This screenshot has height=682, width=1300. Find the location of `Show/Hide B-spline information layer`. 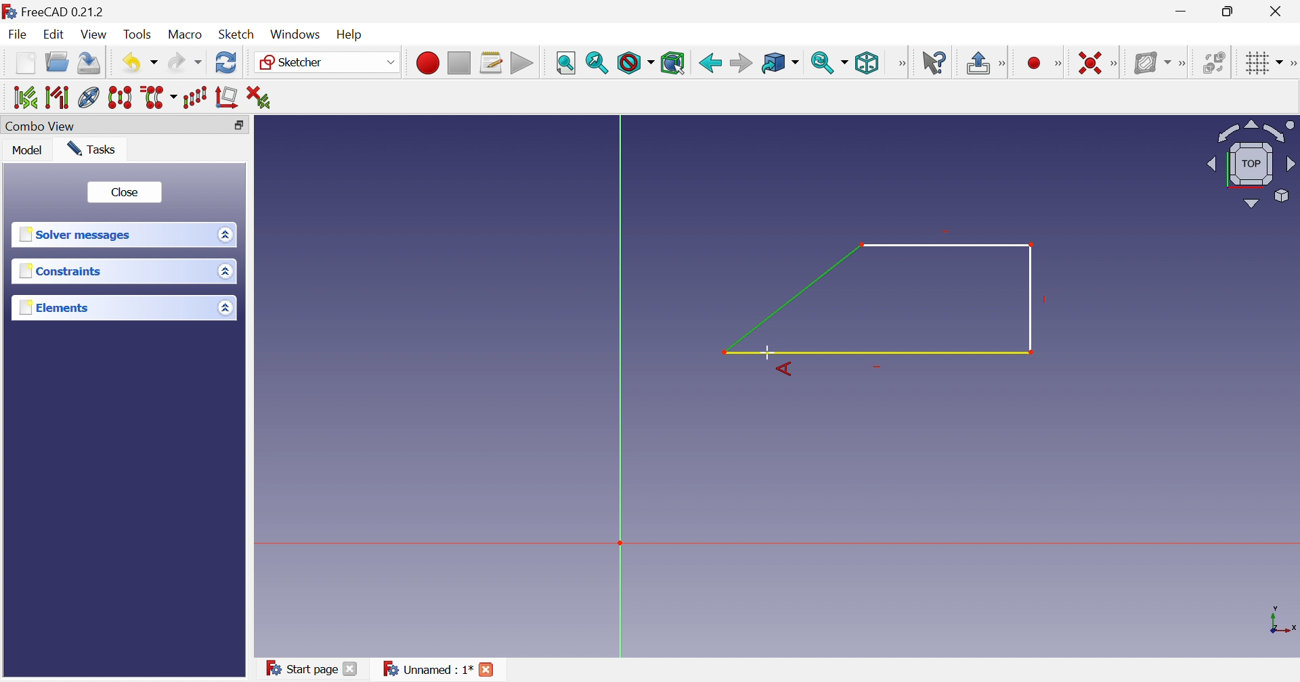

Show/Hide B-spline information layer is located at coordinates (1148, 62).